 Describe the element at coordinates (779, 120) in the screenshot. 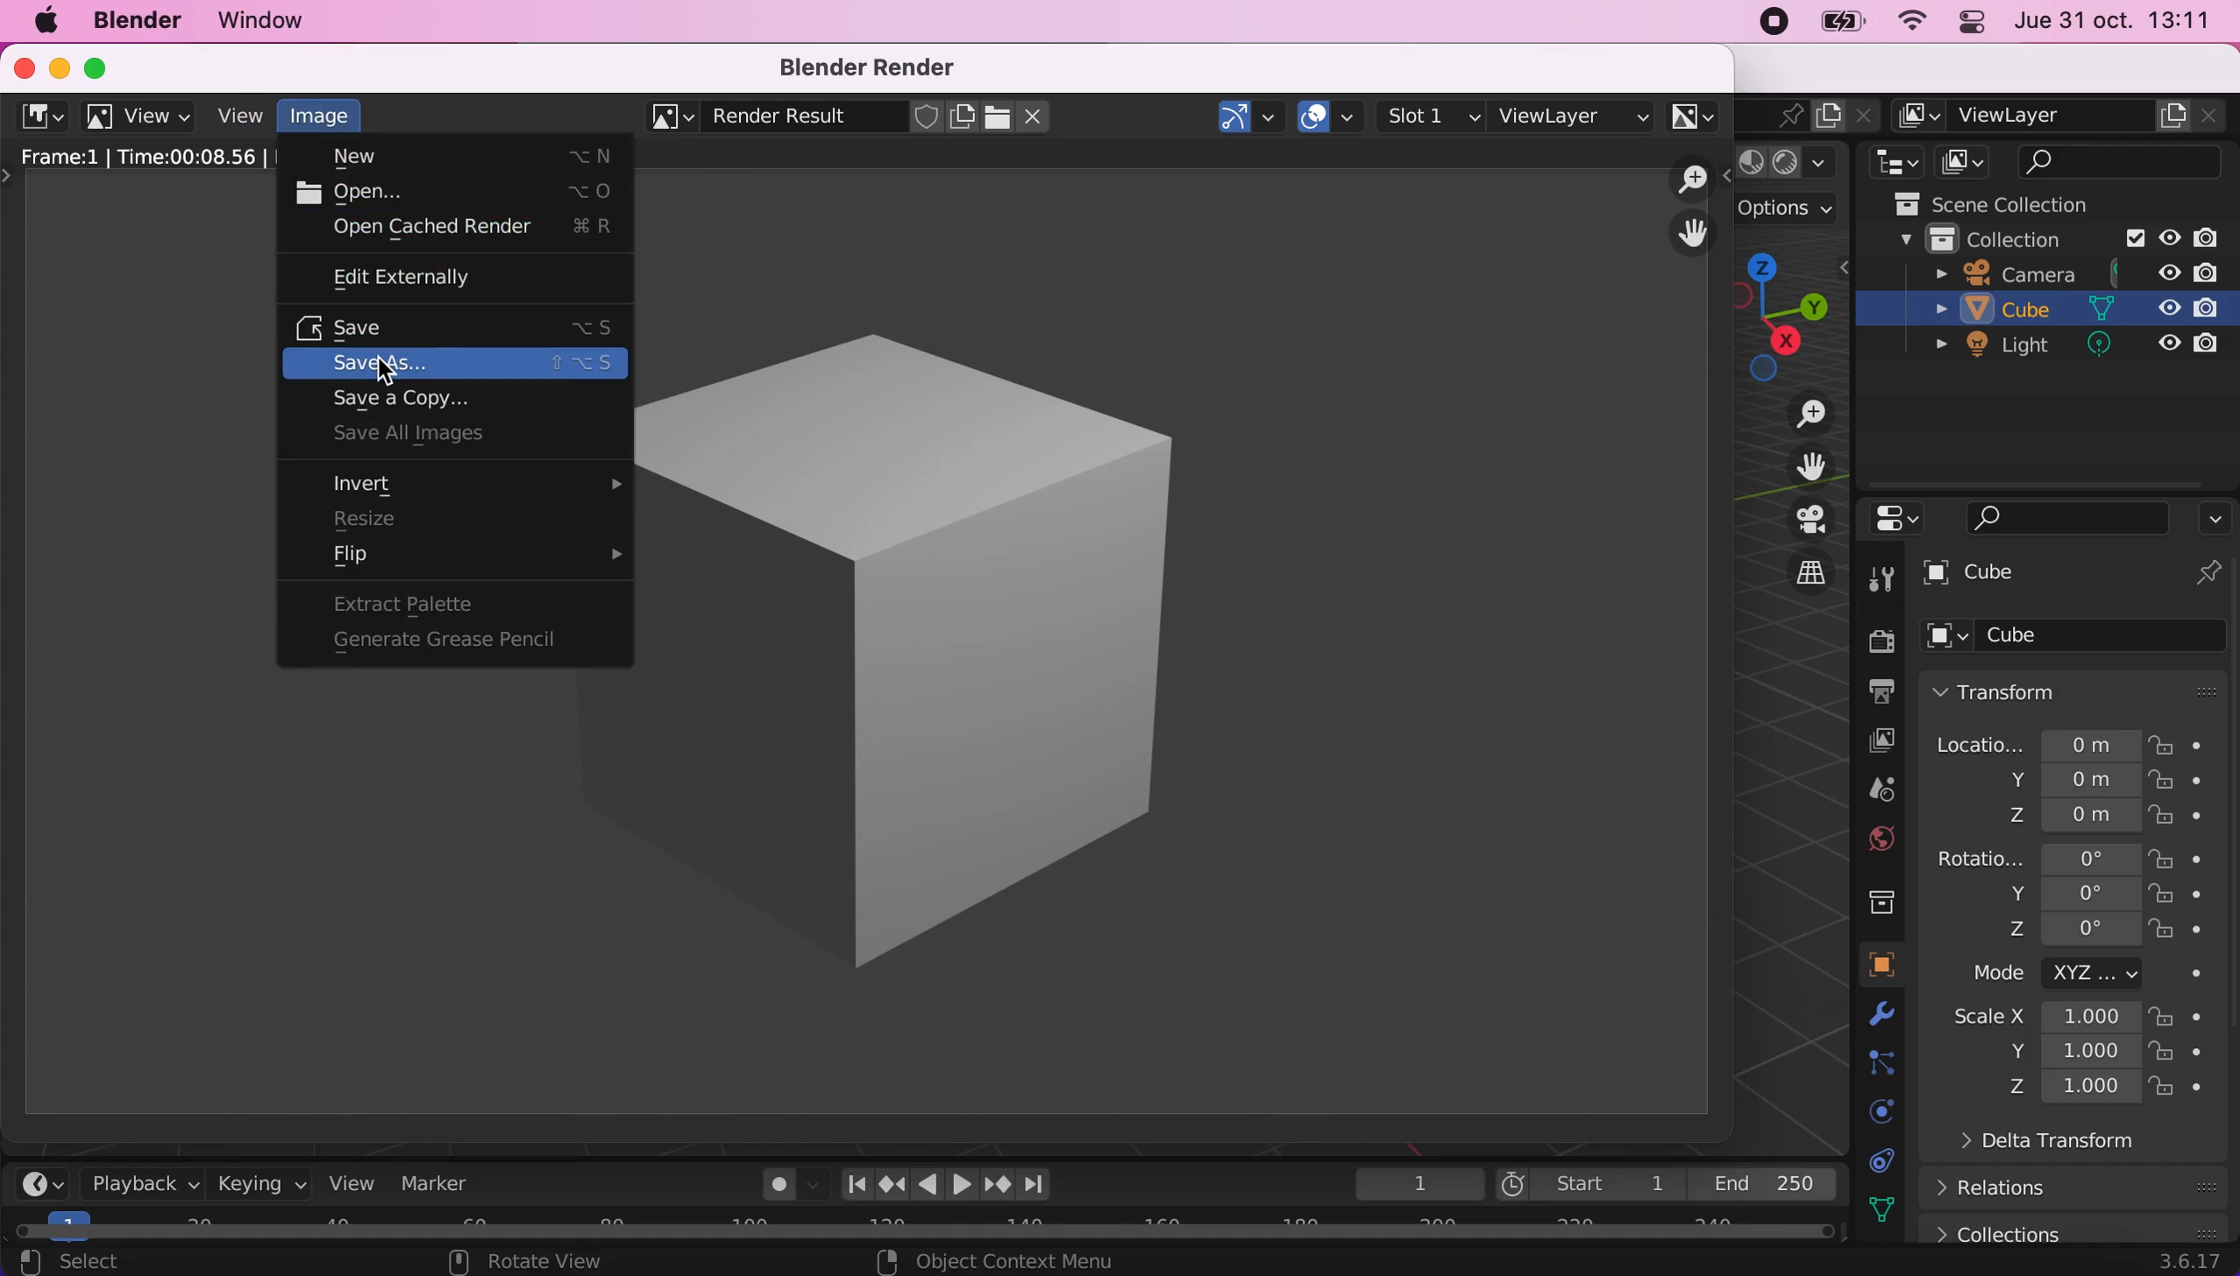

I see `render result` at that location.